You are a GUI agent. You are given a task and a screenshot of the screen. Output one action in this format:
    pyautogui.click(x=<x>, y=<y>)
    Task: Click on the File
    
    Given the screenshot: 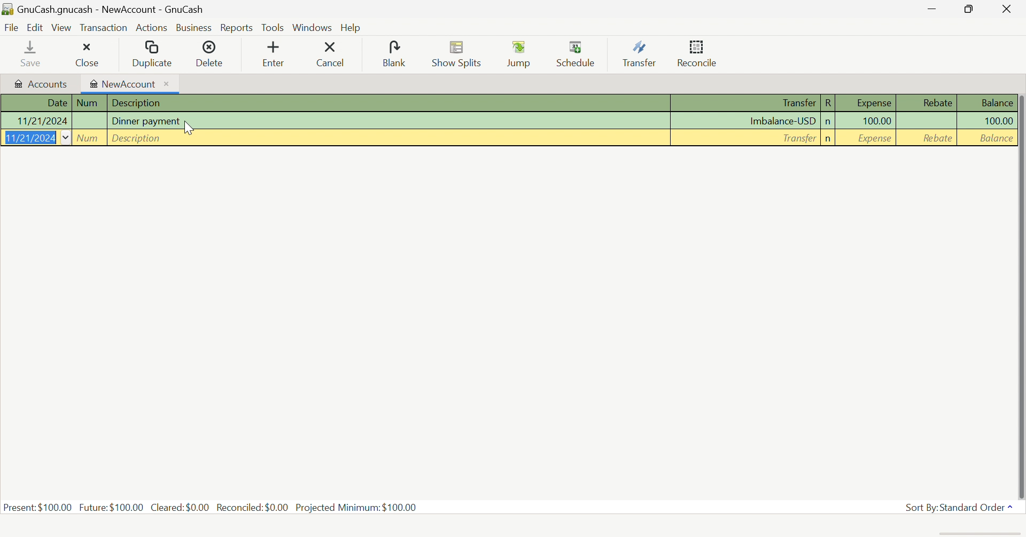 What is the action you would take?
    pyautogui.click(x=11, y=29)
    